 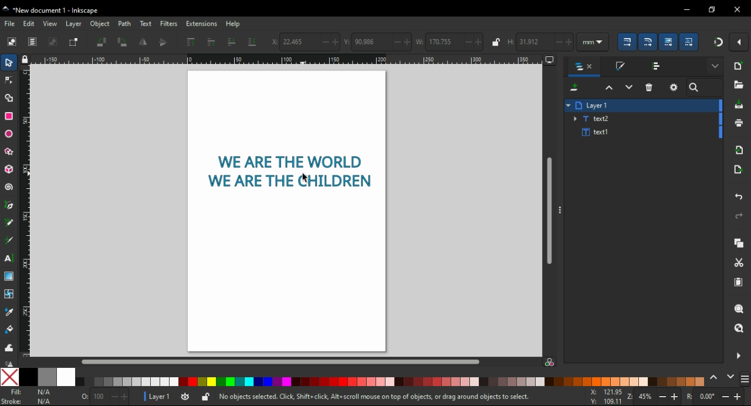 What do you see at coordinates (31, 401) in the screenshot?
I see `stoke not applicable` at bounding box center [31, 401].